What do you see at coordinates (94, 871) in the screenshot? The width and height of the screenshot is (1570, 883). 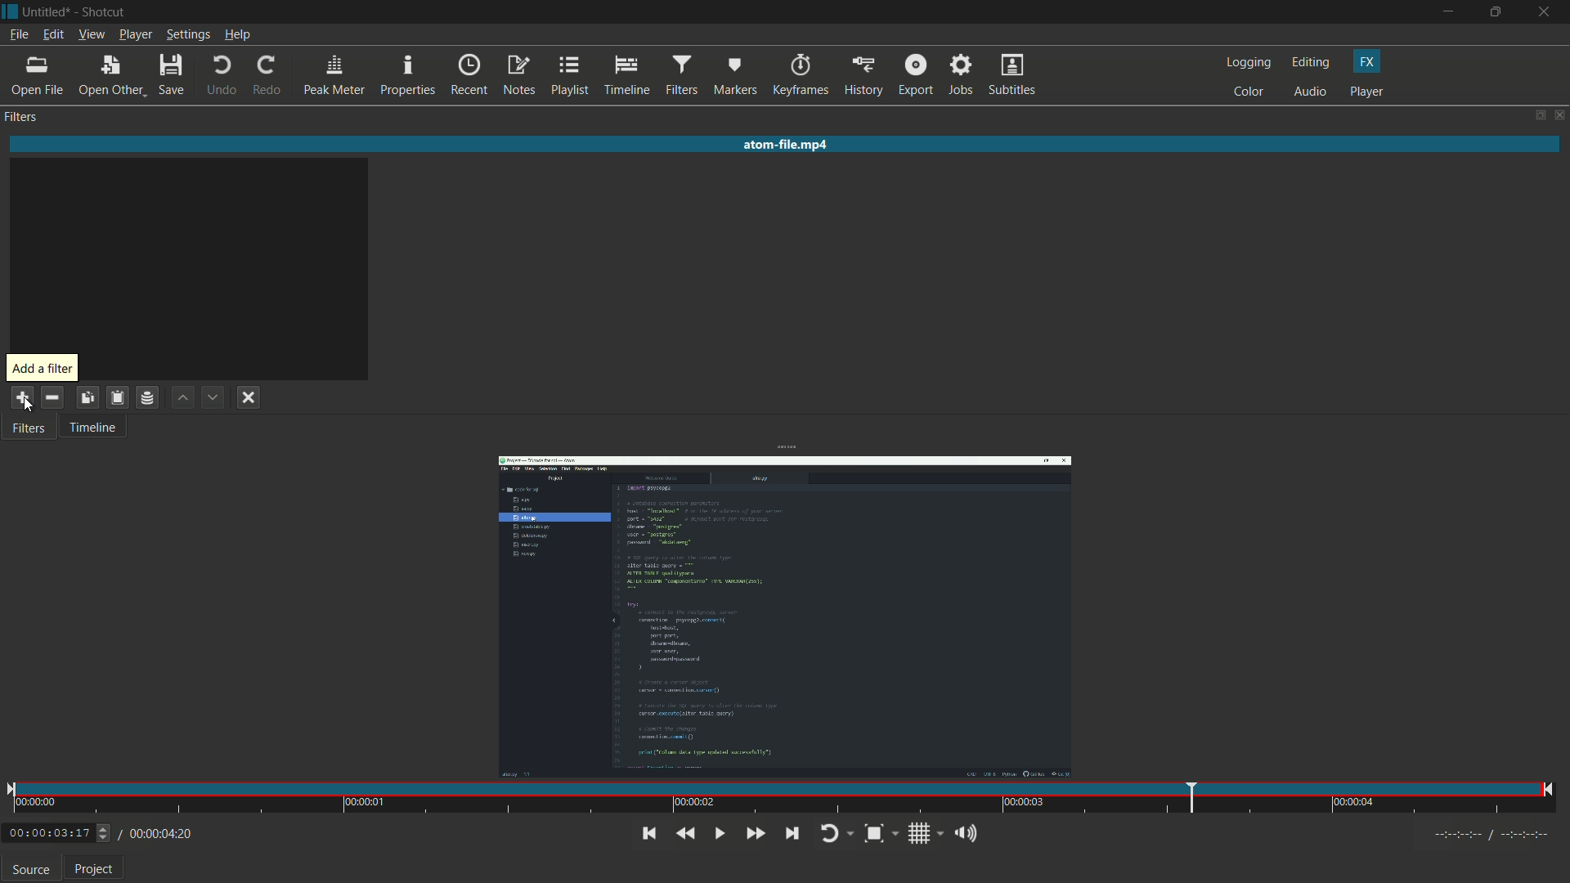 I see `project` at bounding box center [94, 871].